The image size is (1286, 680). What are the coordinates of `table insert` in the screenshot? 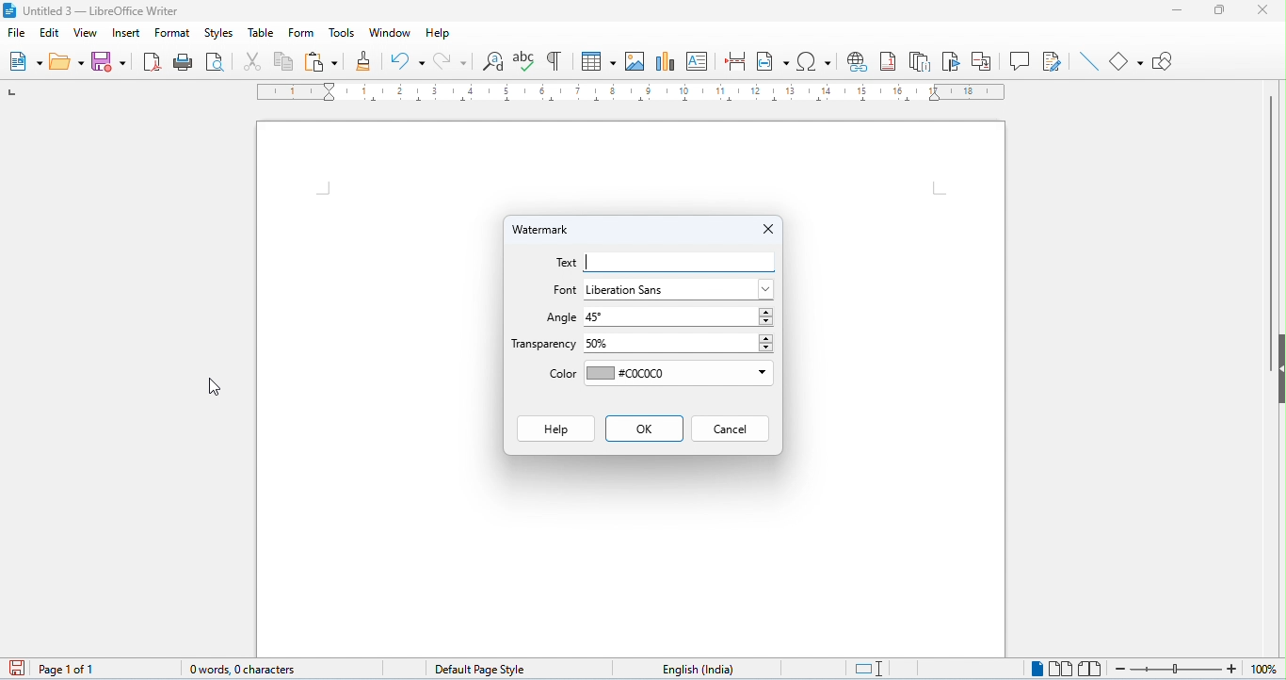 It's located at (596, 58).